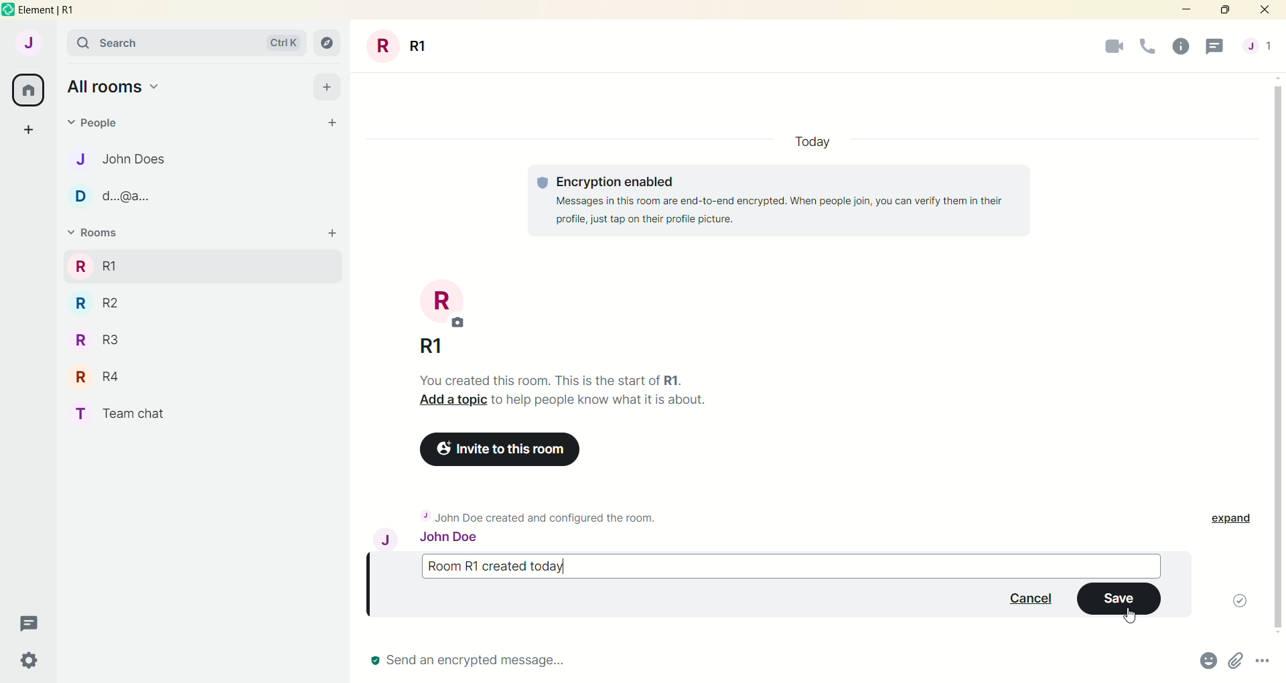 The width and height of the screenshot is (1286, 683). I want to click on rooms, so click(100, 233).